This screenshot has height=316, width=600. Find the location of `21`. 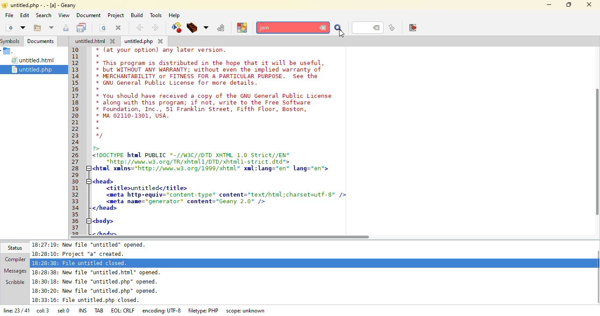

21 is located at coordinates (76, 122).